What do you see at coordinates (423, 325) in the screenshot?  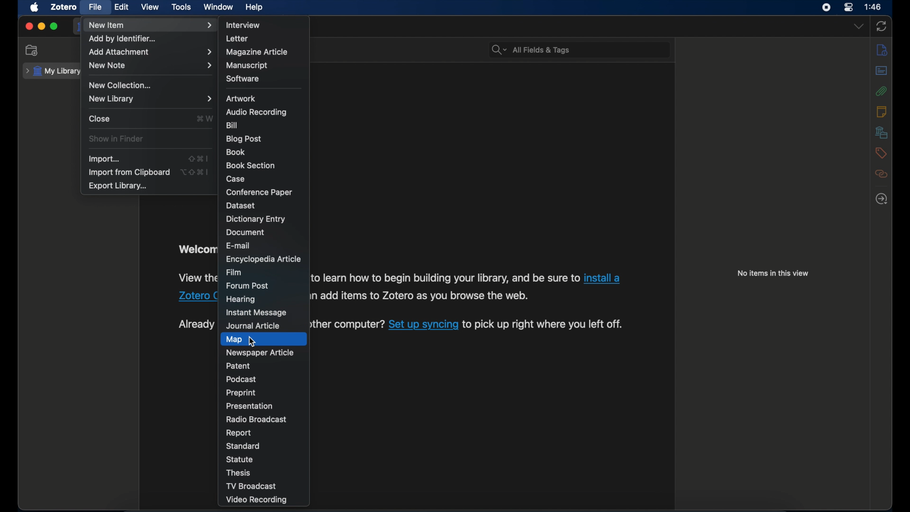 I see `Set up syncing` at bounding box center [423, 325].